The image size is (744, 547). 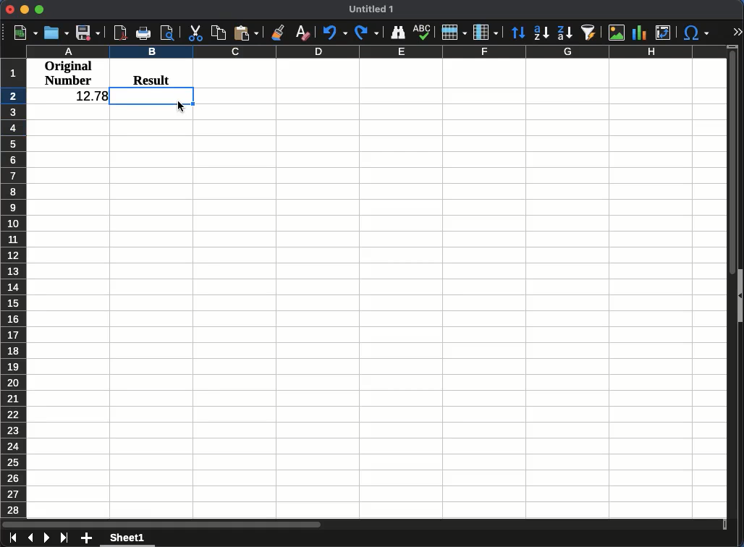 I want to click on expand, so click(x=737, y=32).